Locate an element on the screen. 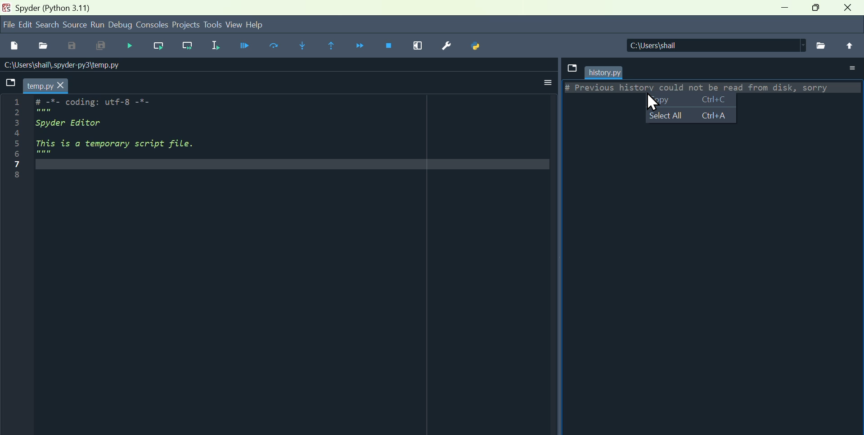 The image size is (864, 435). Cursor is located at coordinates (656, 103).